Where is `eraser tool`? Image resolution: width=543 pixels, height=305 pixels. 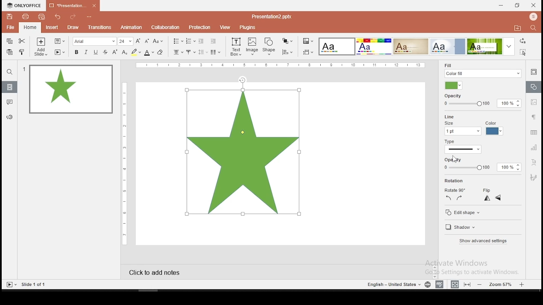 eraser tool is located at coordinates (160, 53).